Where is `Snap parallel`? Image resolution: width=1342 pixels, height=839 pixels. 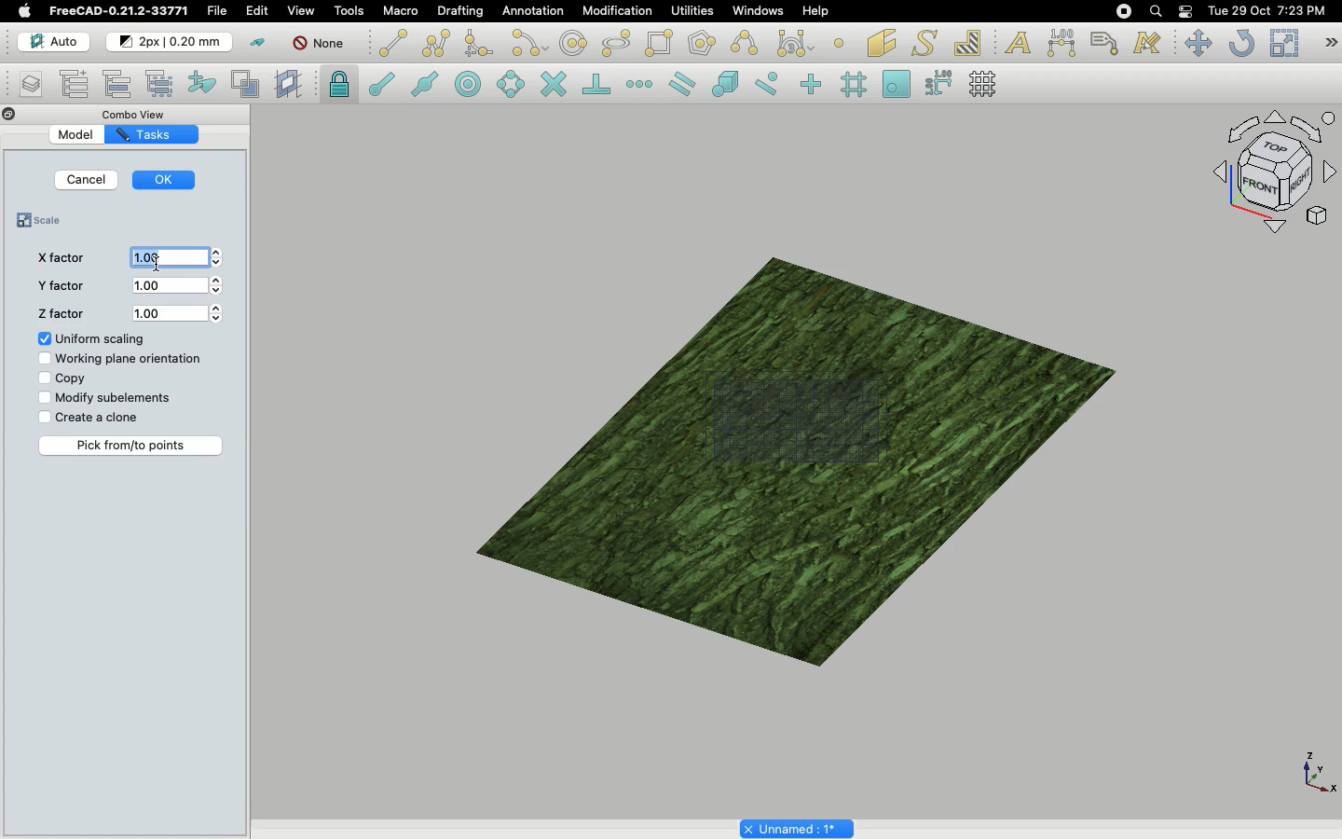
Snap parallel is located at coordinates (680, 84).